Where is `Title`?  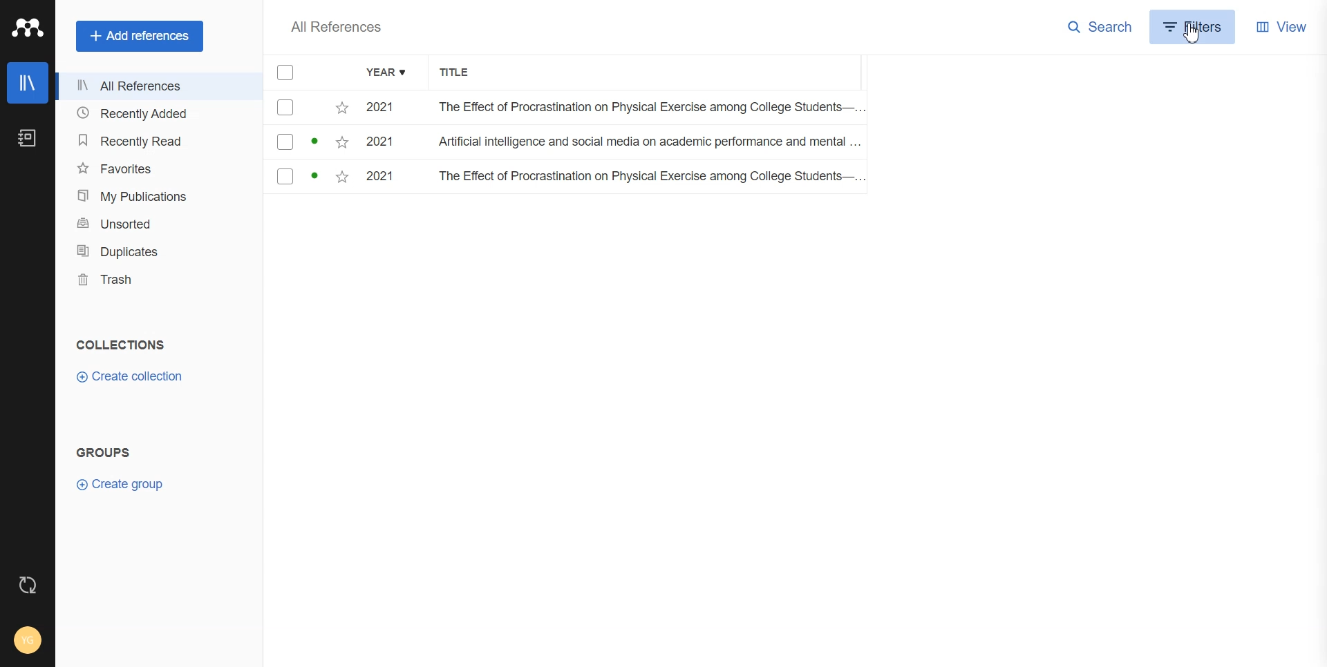 Title is located at coordinates (462, 73).